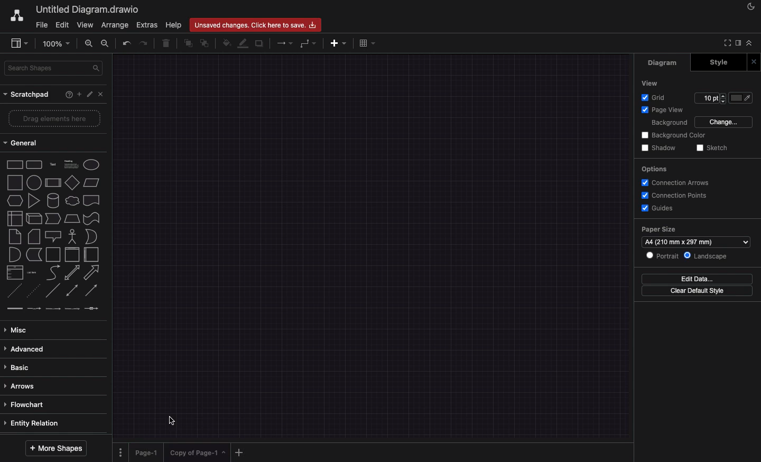 The image size is (761, 462). What do you see at coordinates (52, 273) in the screenshot?
I see `curve` at bounding box center [52, 273].